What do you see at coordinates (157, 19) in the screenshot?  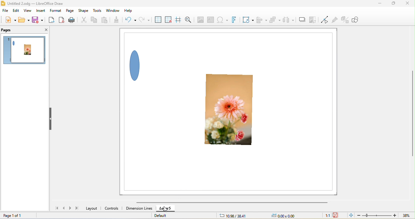 I see `display grid` at bounding box center [157, 19].